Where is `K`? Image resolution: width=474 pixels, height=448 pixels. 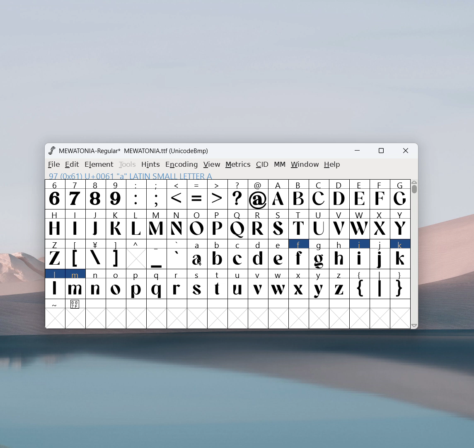 K is located at coordinates (116, 224).